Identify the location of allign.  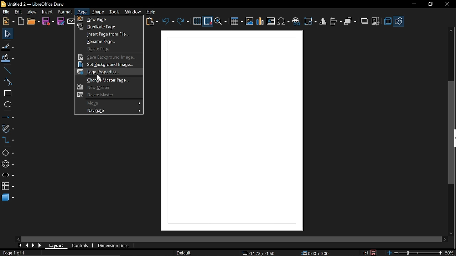
(336, 22).